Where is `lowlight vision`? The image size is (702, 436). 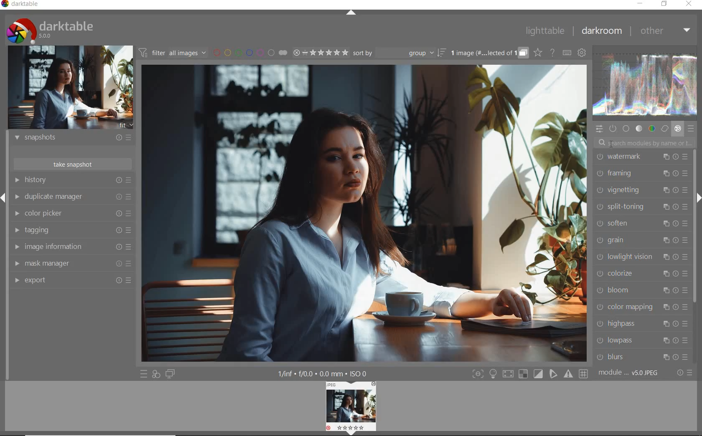
lowlight vision is located at coordinates (640, 256).